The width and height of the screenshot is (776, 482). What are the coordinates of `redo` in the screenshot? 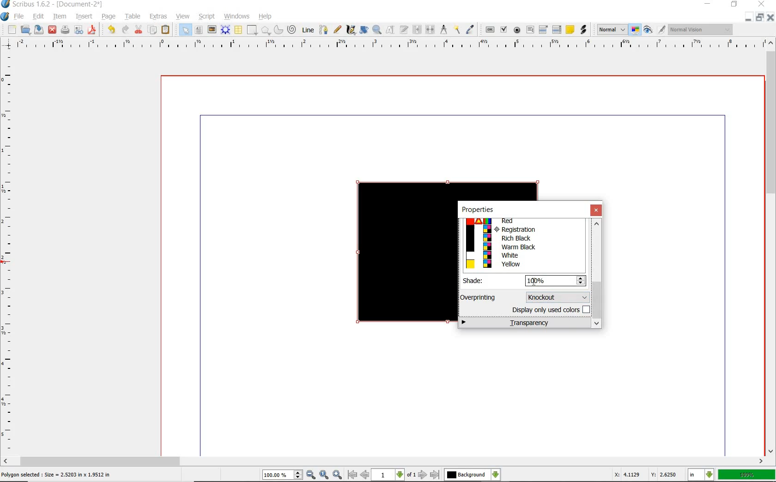 It's located at (125, 30).